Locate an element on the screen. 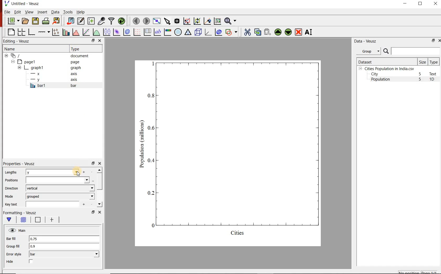  3d scene is located at coordinates (198, 32).